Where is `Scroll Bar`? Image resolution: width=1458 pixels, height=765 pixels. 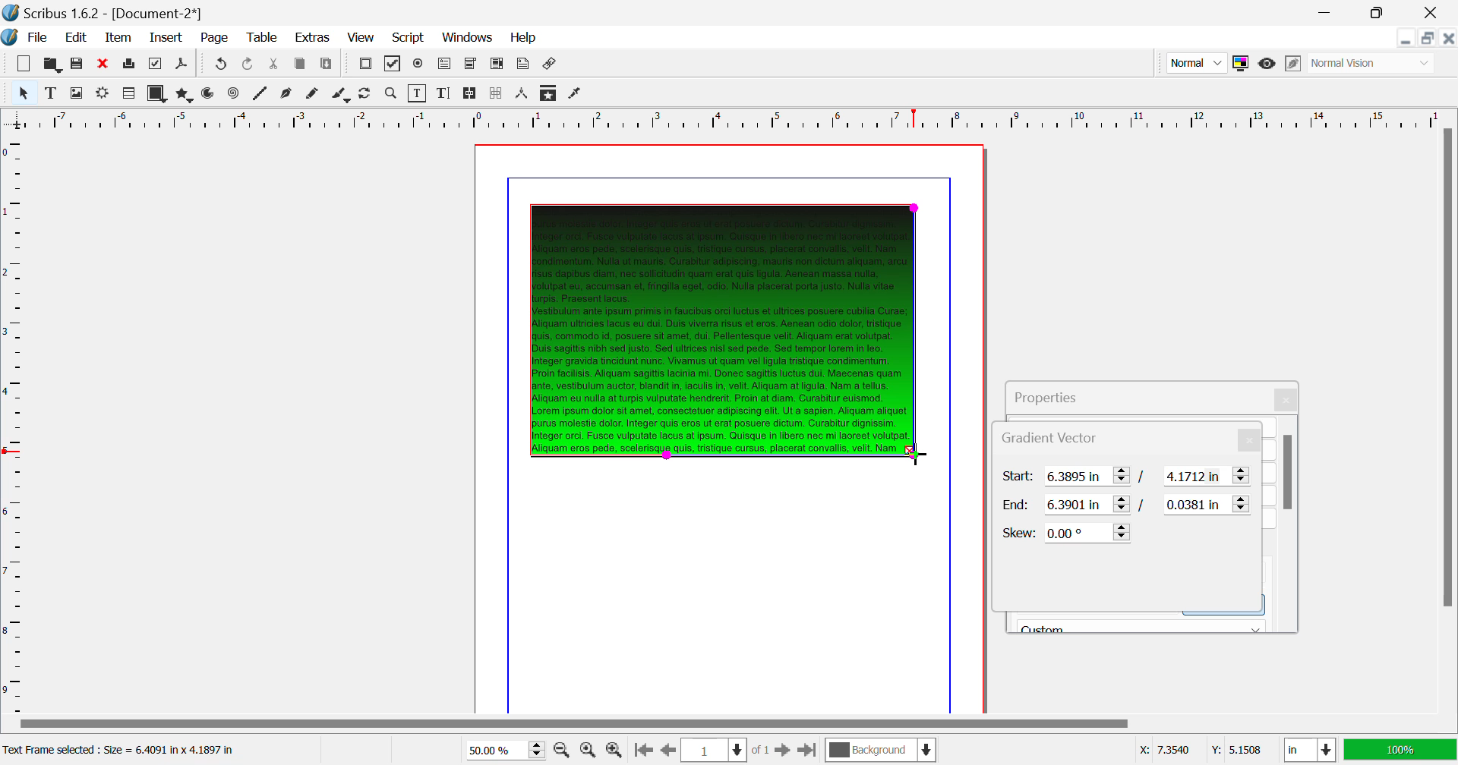
Scroll Bar is located at coordinates (1289, 524).